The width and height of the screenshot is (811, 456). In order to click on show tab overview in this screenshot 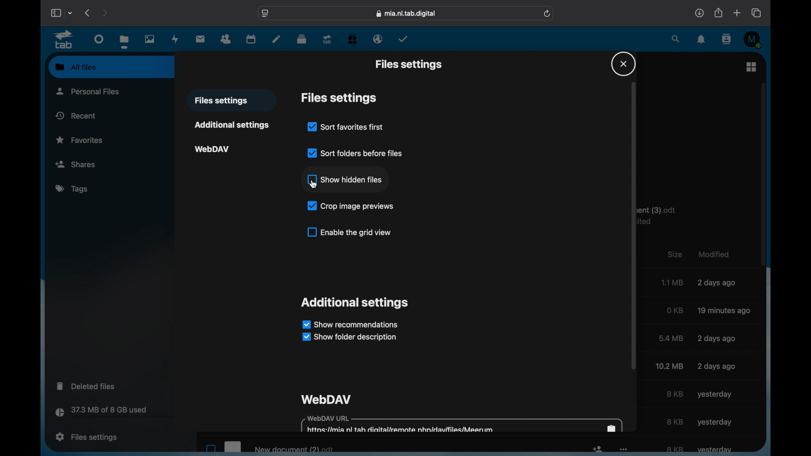, I will do `click(757, 13)`.